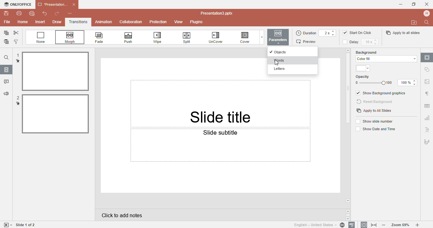 Image resolution: width=433 pixels, height=228 pixels. I want to click on Image settings, so click(427, 83).